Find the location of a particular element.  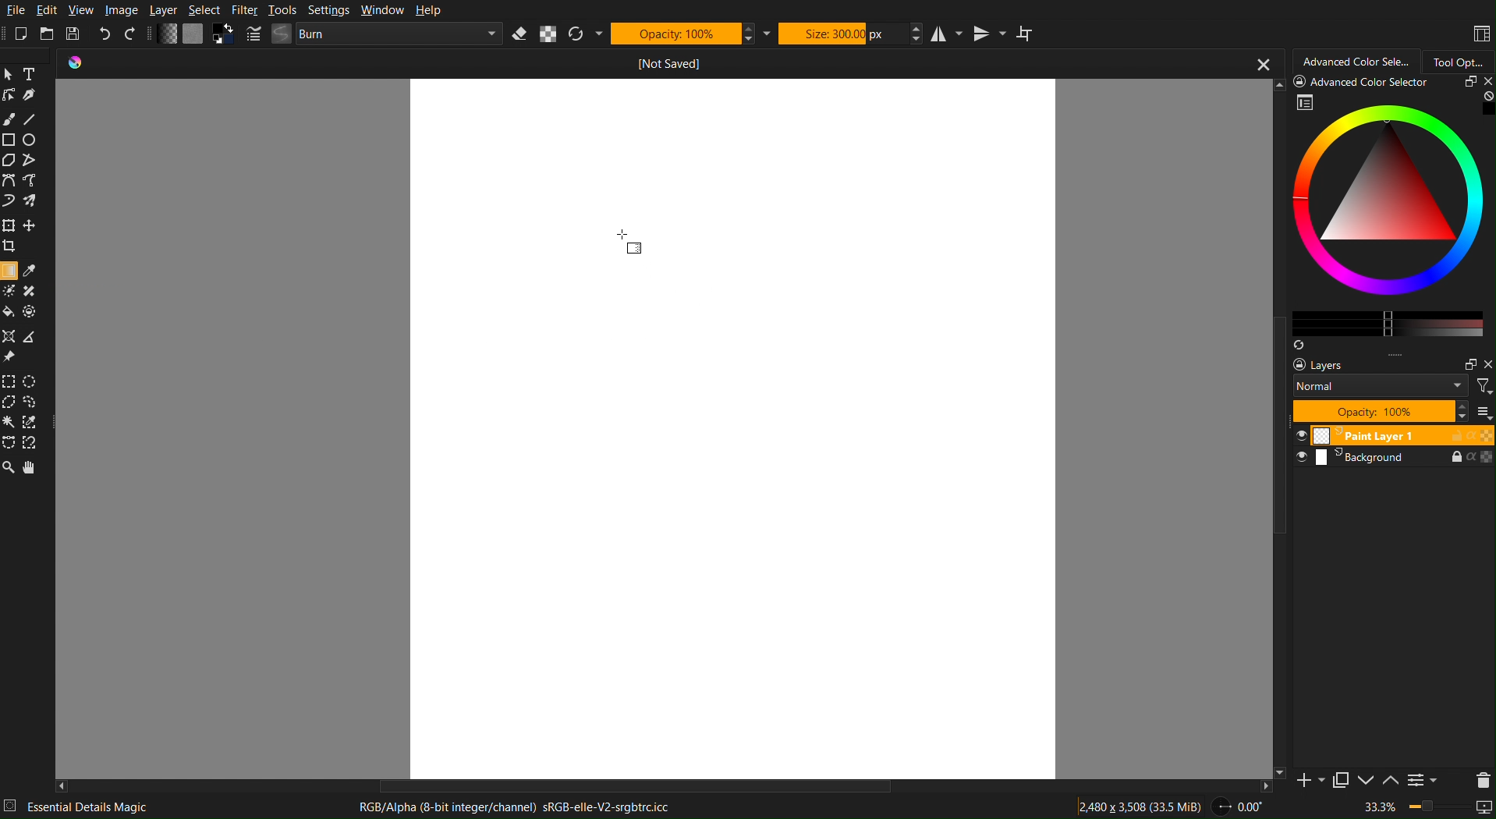

Line is located at coordinates (30, 119).